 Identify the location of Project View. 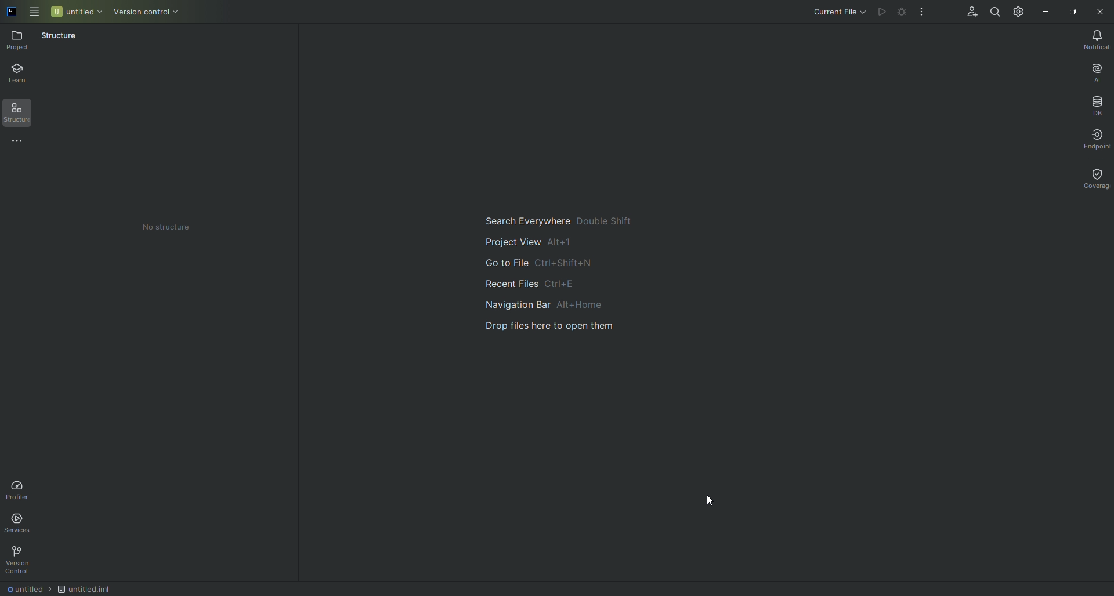
(529, 241).